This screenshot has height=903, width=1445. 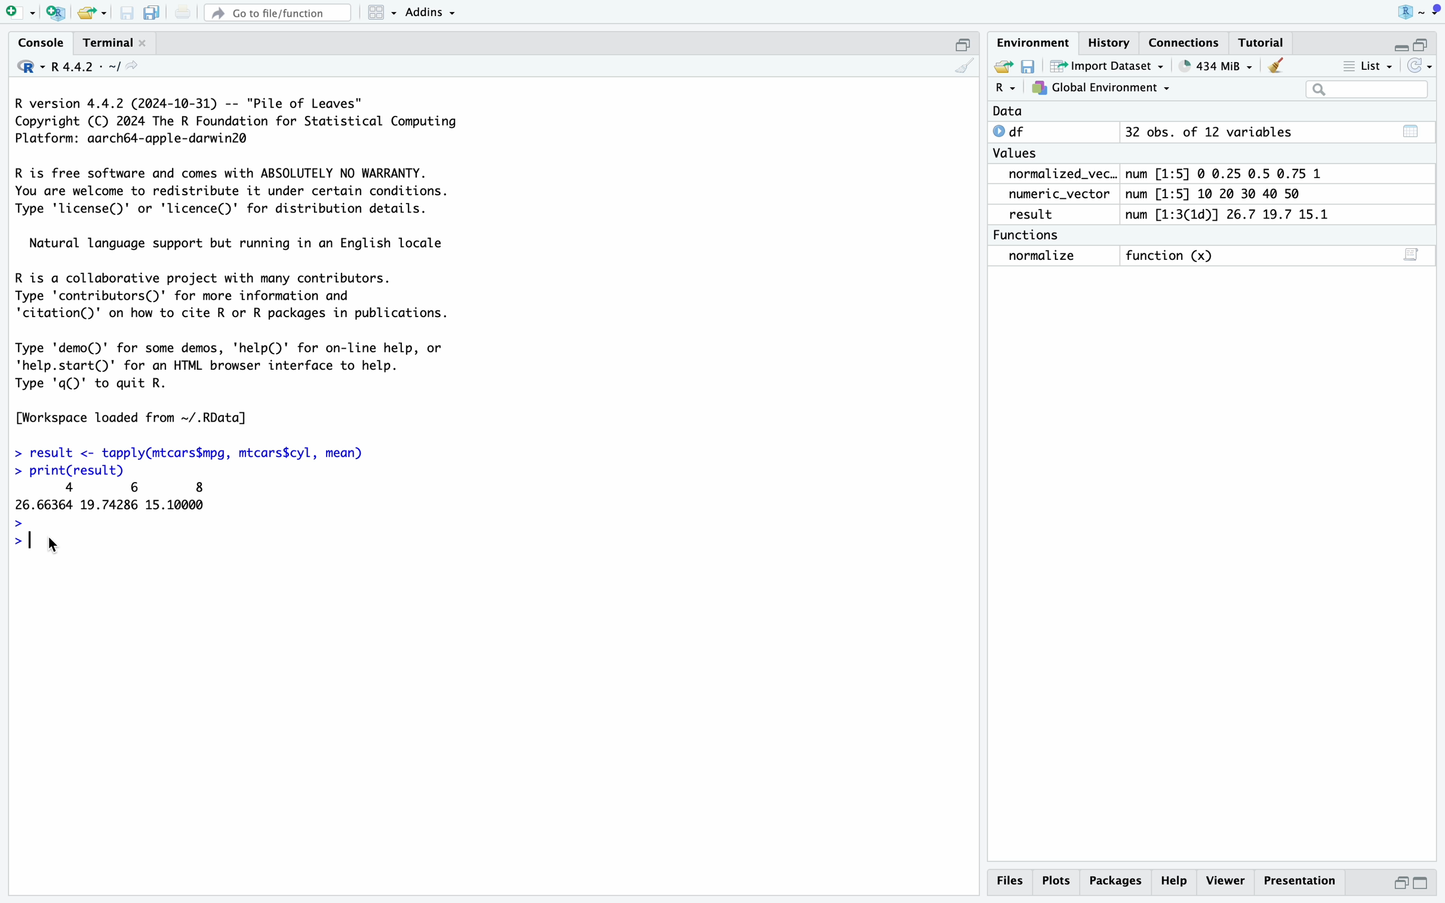 I want to click on Functions, so click(x=1025, y=235).